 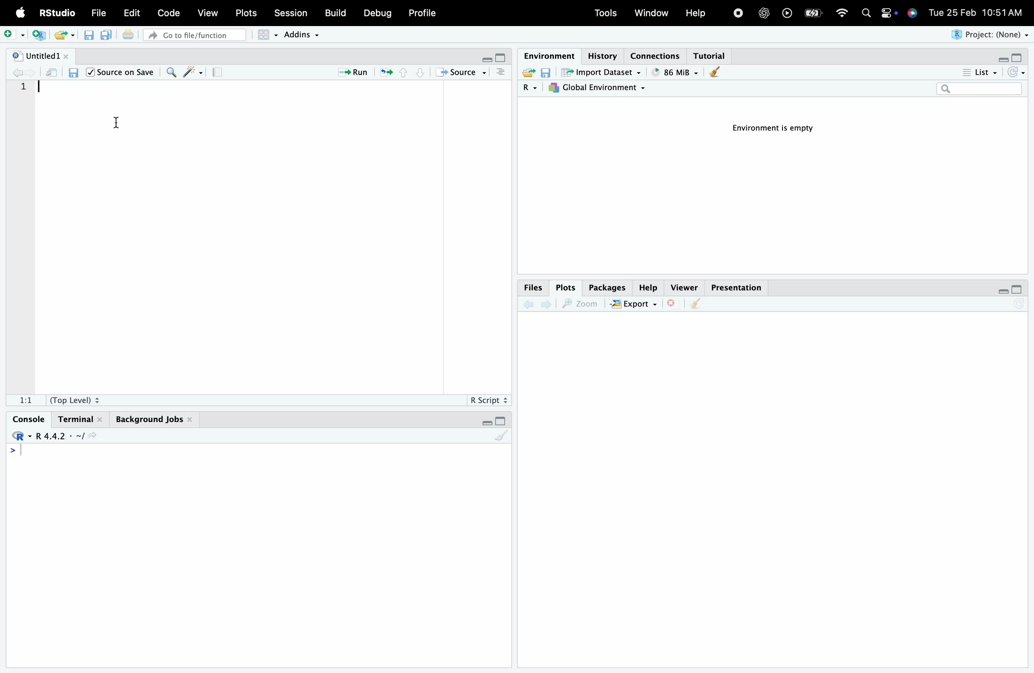 What do you see at coordinates (502, 75) in the screenshot?
I see `more` at bounding box center [502, 75].